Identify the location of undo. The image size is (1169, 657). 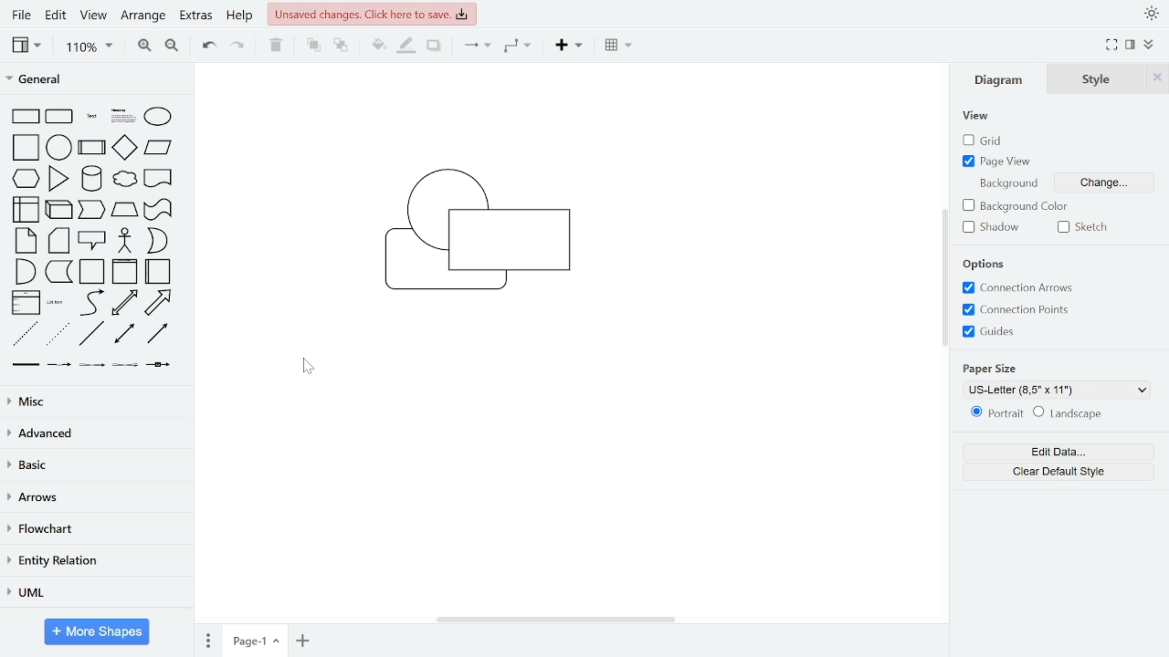
(208, 48).